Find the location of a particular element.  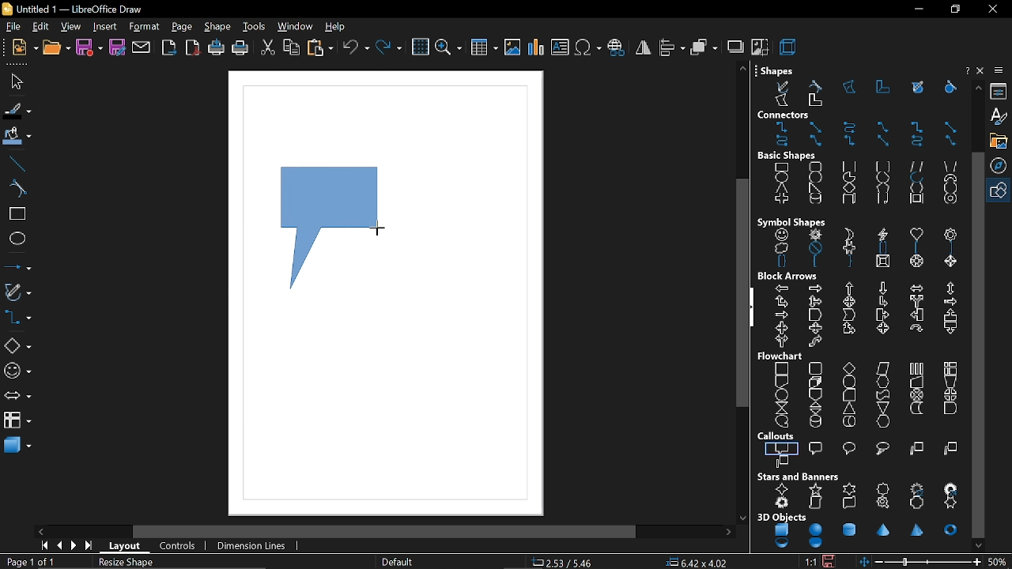

navigation is located at coordinates (1001, 164).